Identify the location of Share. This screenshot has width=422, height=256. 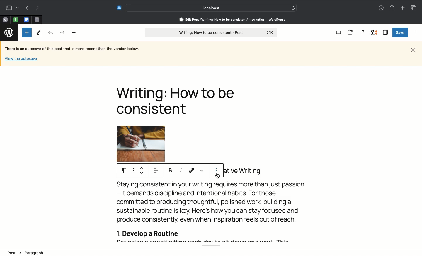
(393, 8).